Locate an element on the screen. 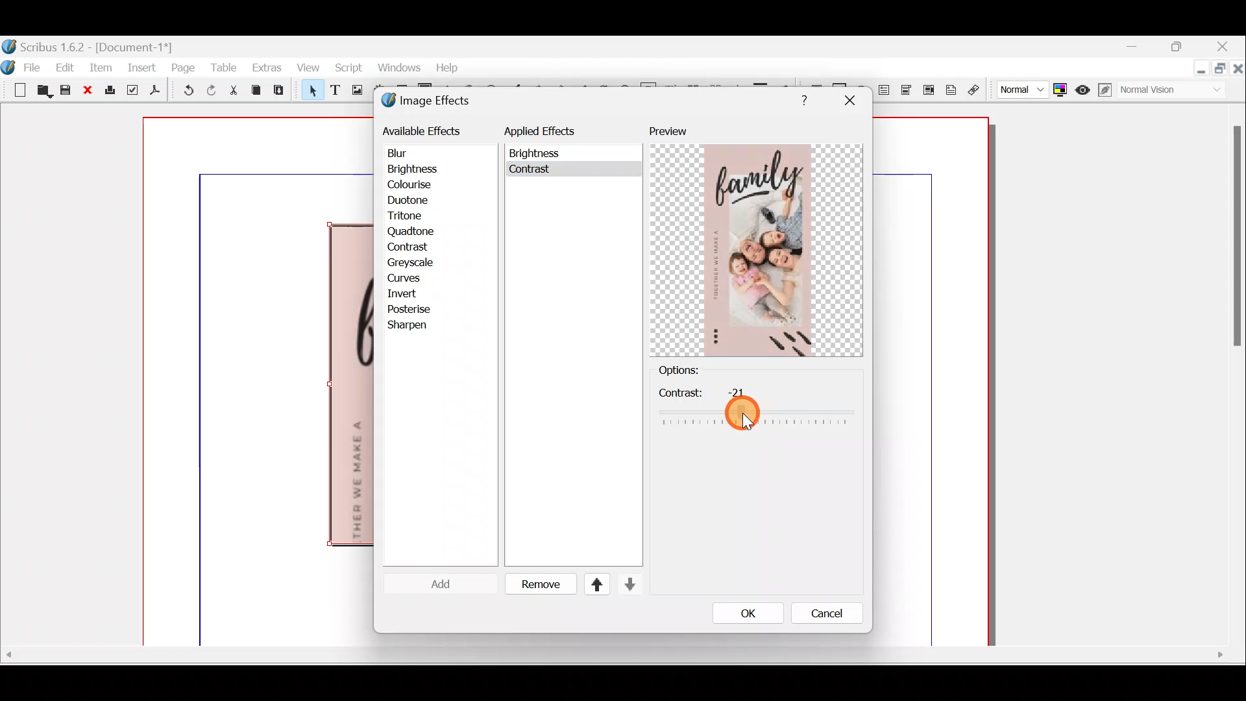  Quatone is located at coordinates (412, 232).